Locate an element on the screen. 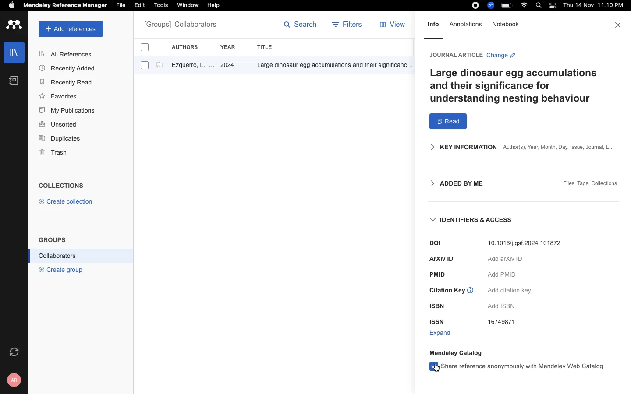 Image resolution: width=631 pixels, height=394 pixels. annotations is located at coordinates (468, 24).